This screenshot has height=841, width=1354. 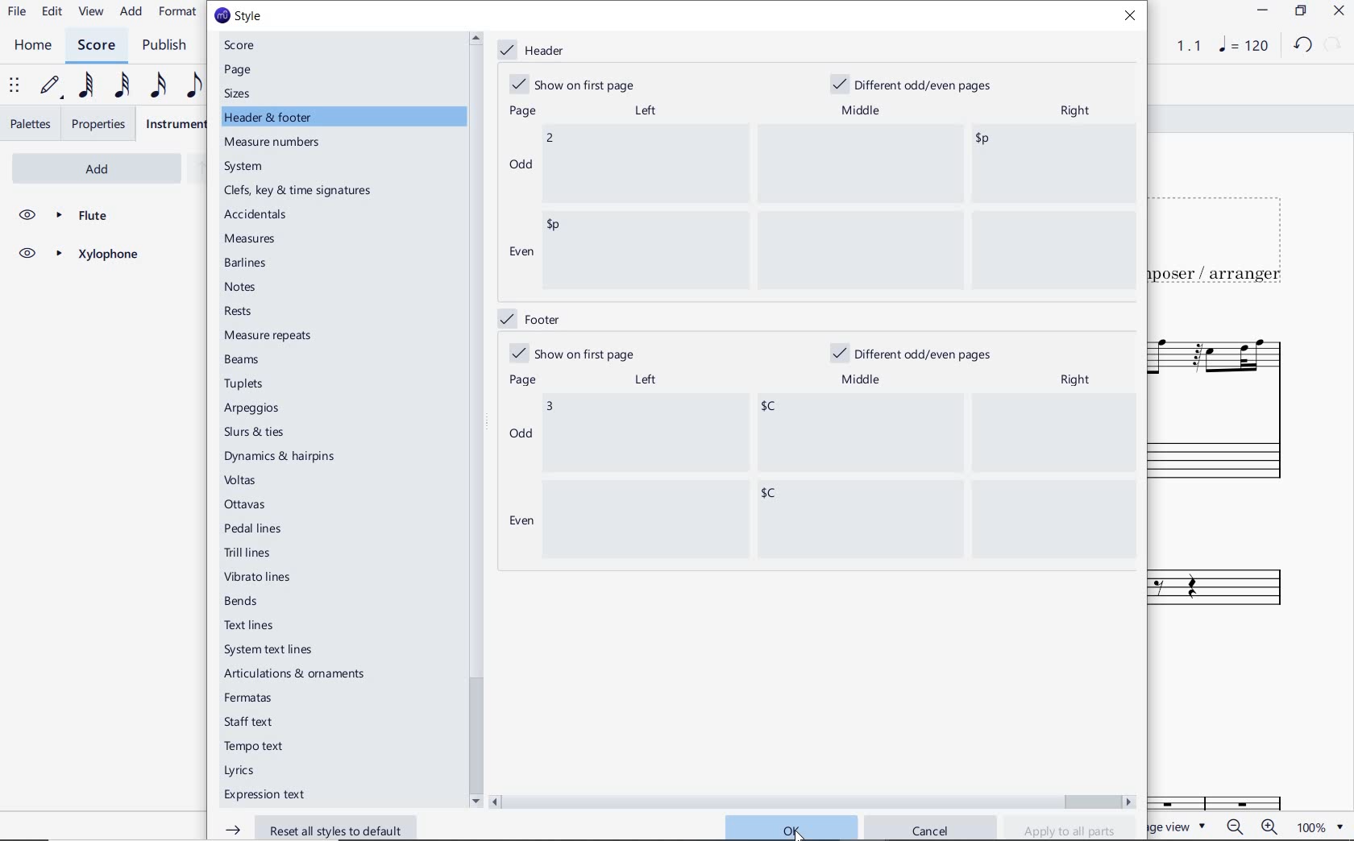 I want to click on different odd/even pages, so click(x=917, y=82).